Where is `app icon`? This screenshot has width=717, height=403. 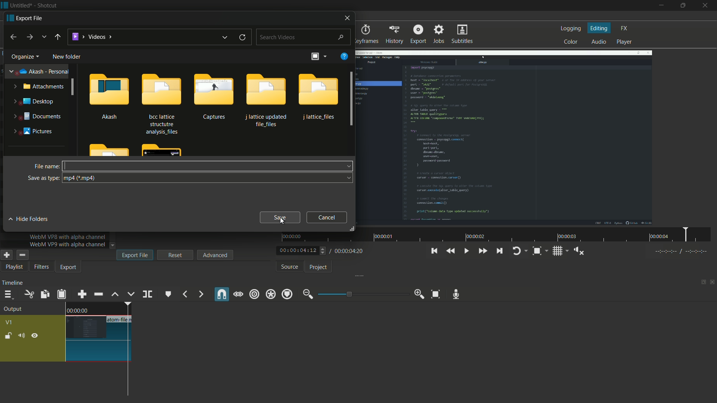
app icon is located at coordinates (4, 5).